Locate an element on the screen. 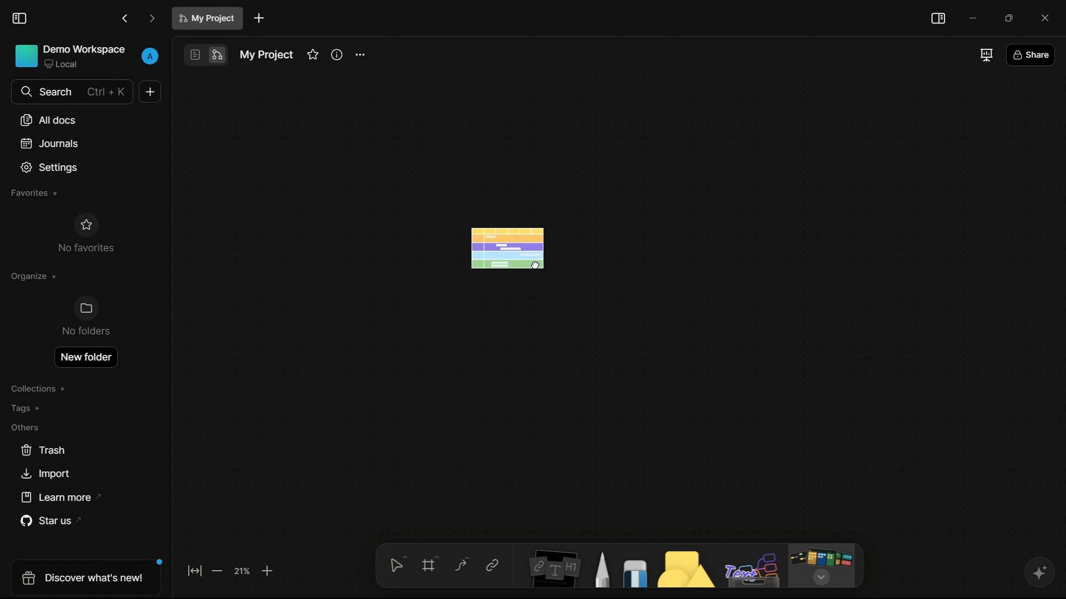 This screenshot has height=599, width=1066. edgeless mode is located at coordinates (218, 55).